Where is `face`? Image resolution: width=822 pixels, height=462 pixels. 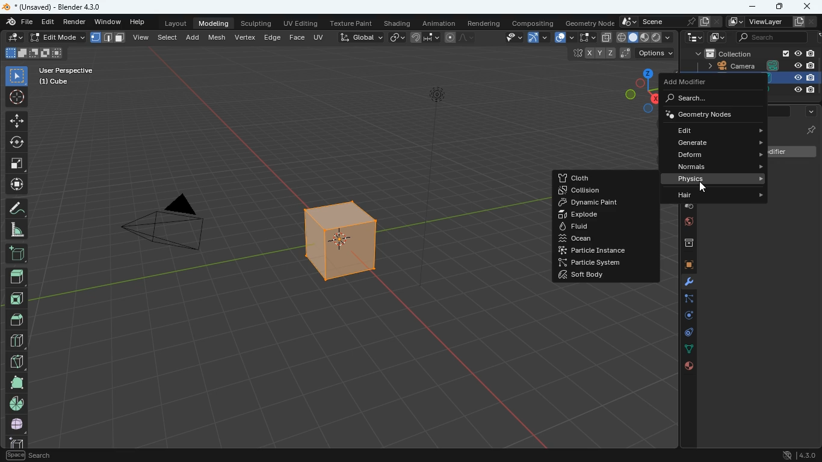
face is located at coordinates (297, 37).